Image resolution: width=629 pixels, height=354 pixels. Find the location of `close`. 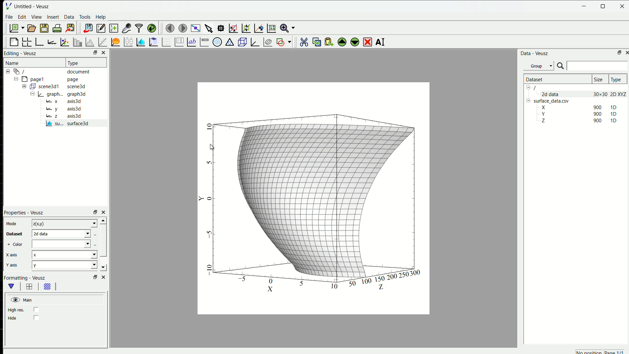

close is located at coordinates (104, 52).